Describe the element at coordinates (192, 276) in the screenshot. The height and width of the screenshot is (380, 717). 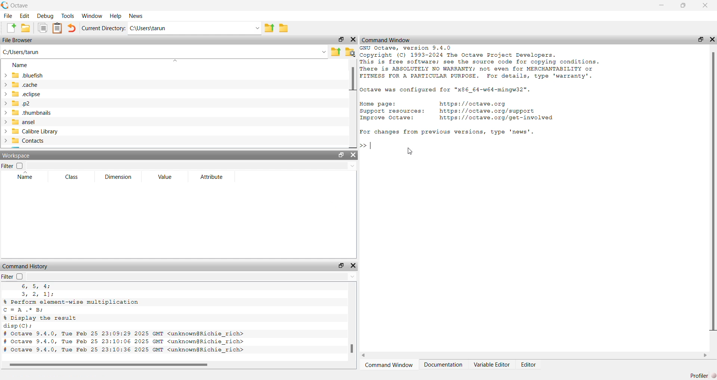
I see `Dropdown` at that location.